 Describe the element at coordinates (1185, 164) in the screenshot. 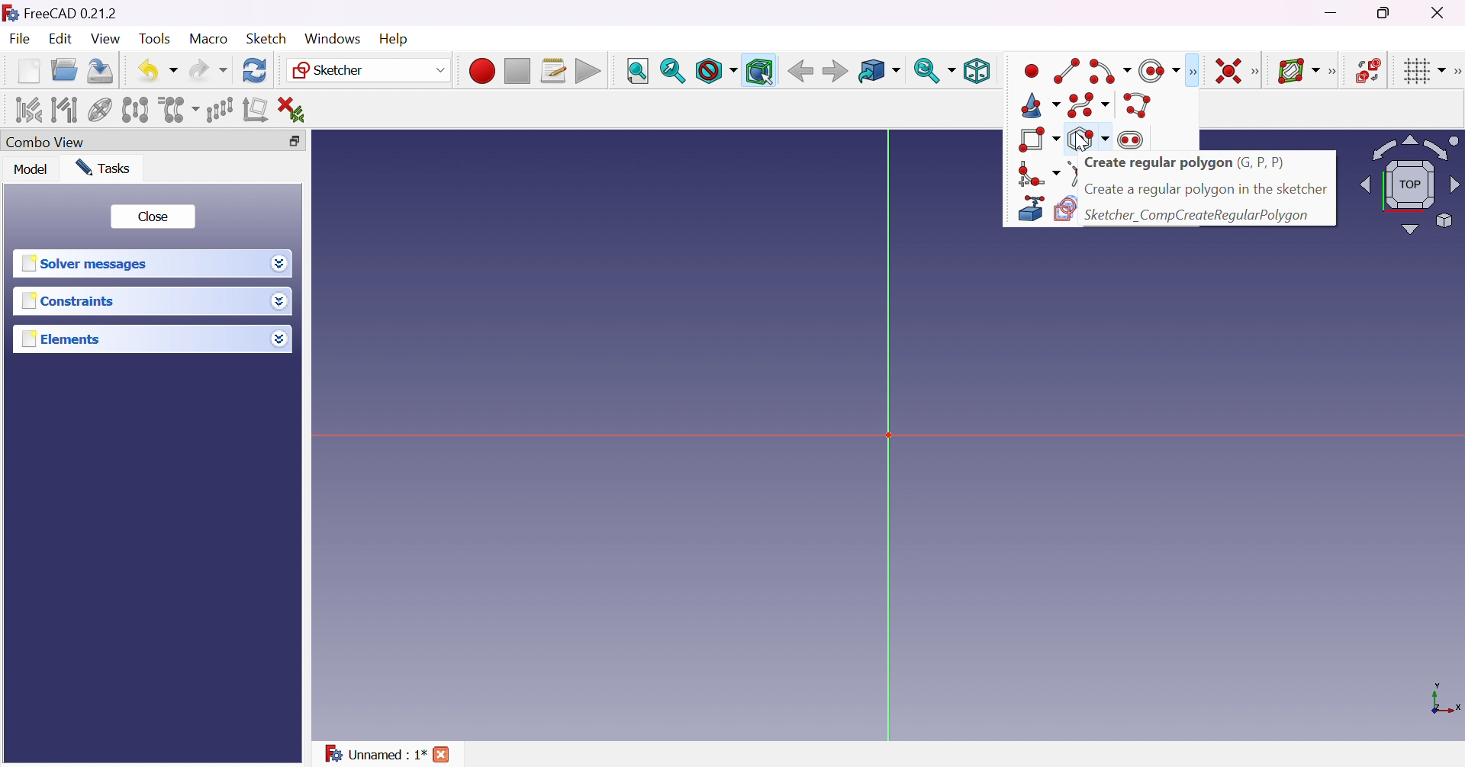

I see `Create regular polygon (G, P, P)` at that location.